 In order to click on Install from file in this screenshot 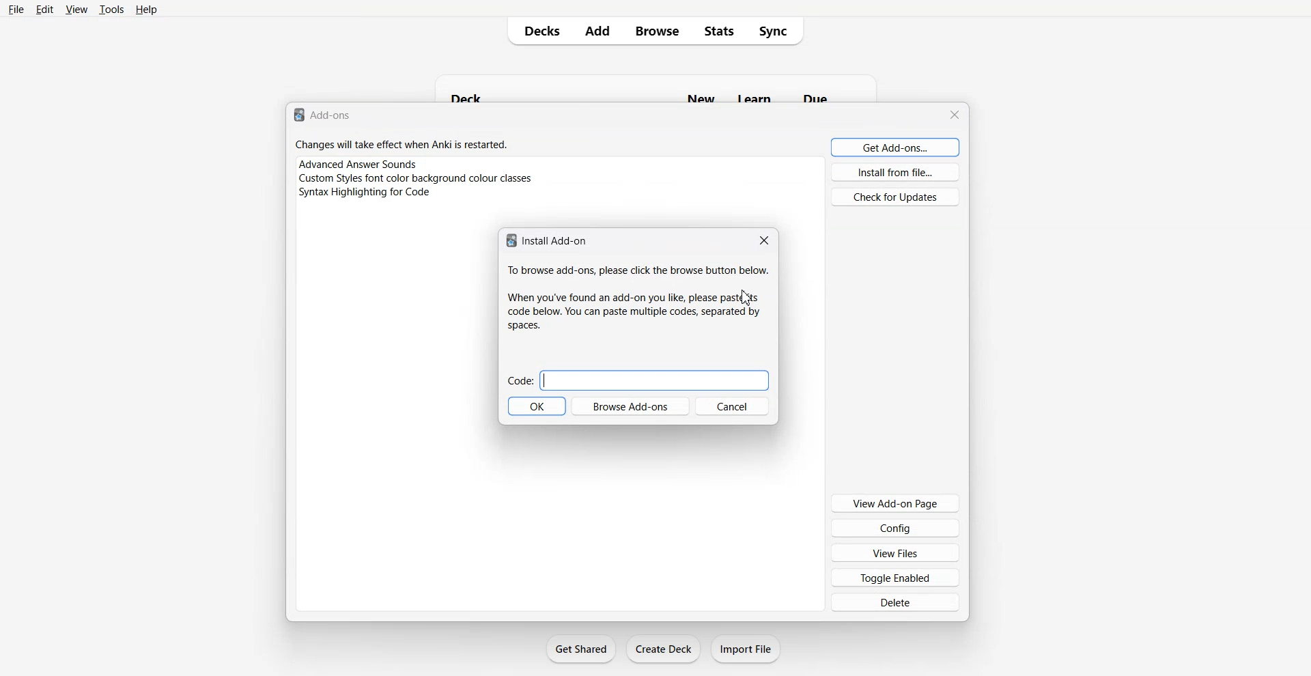, I will do `click(896, 172)`.